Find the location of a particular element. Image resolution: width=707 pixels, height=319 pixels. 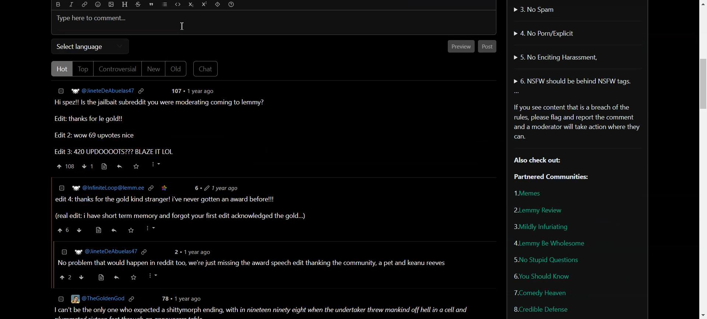

Text is located at coordinates (576, 122).